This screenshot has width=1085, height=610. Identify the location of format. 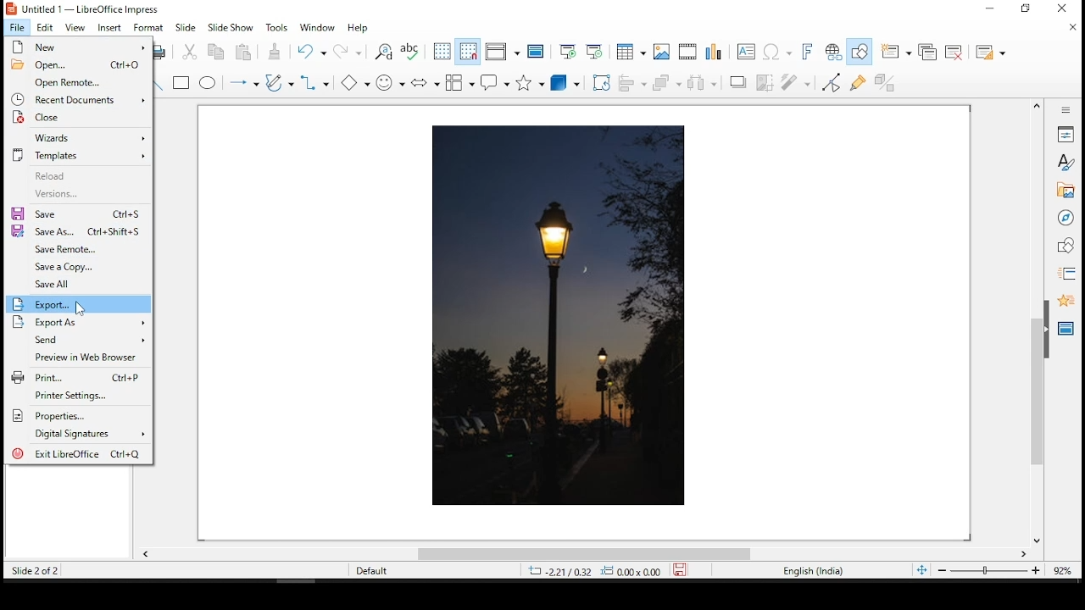
(148, 28).